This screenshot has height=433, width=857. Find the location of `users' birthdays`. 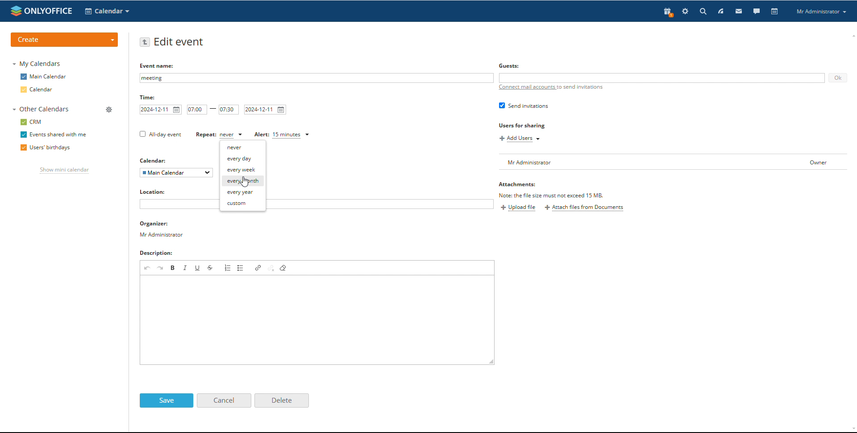

users' birthdays is located at coordinates (44, 148).